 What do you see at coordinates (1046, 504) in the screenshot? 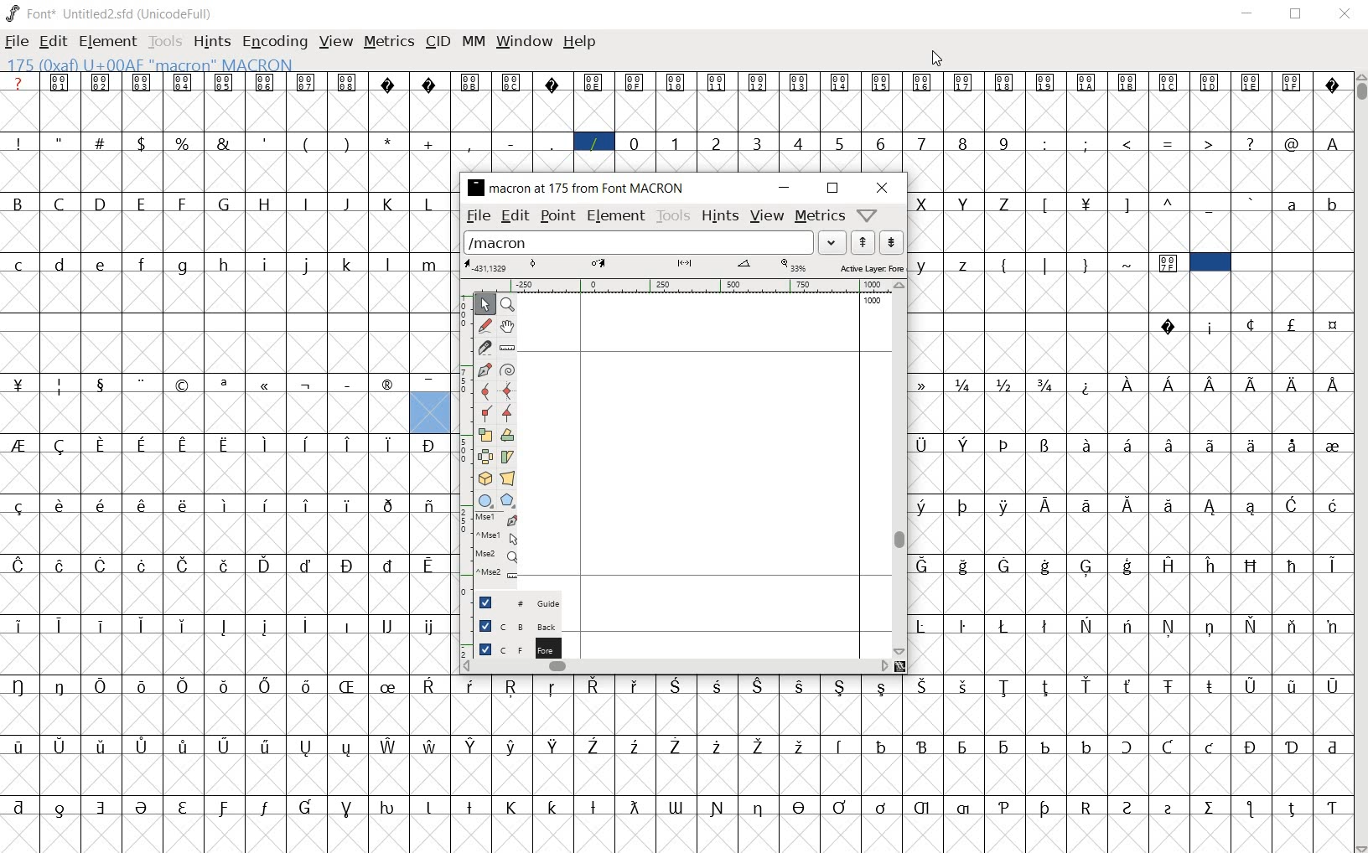
I see `Symbol` at bounding box center [1046, 504].